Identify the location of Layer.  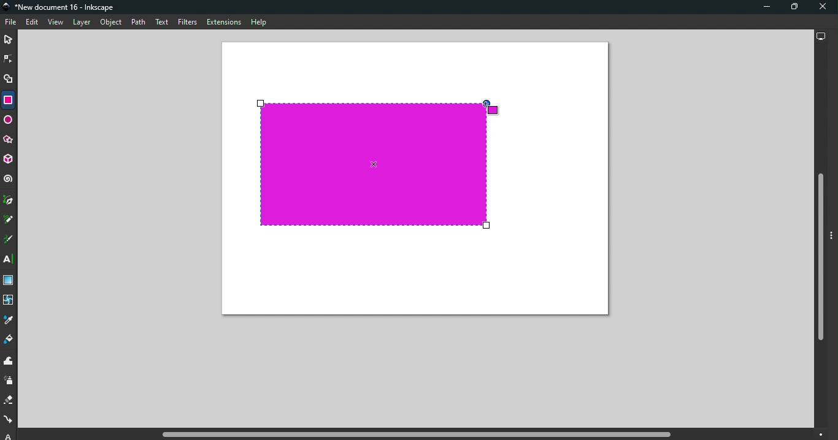
(82, 23).